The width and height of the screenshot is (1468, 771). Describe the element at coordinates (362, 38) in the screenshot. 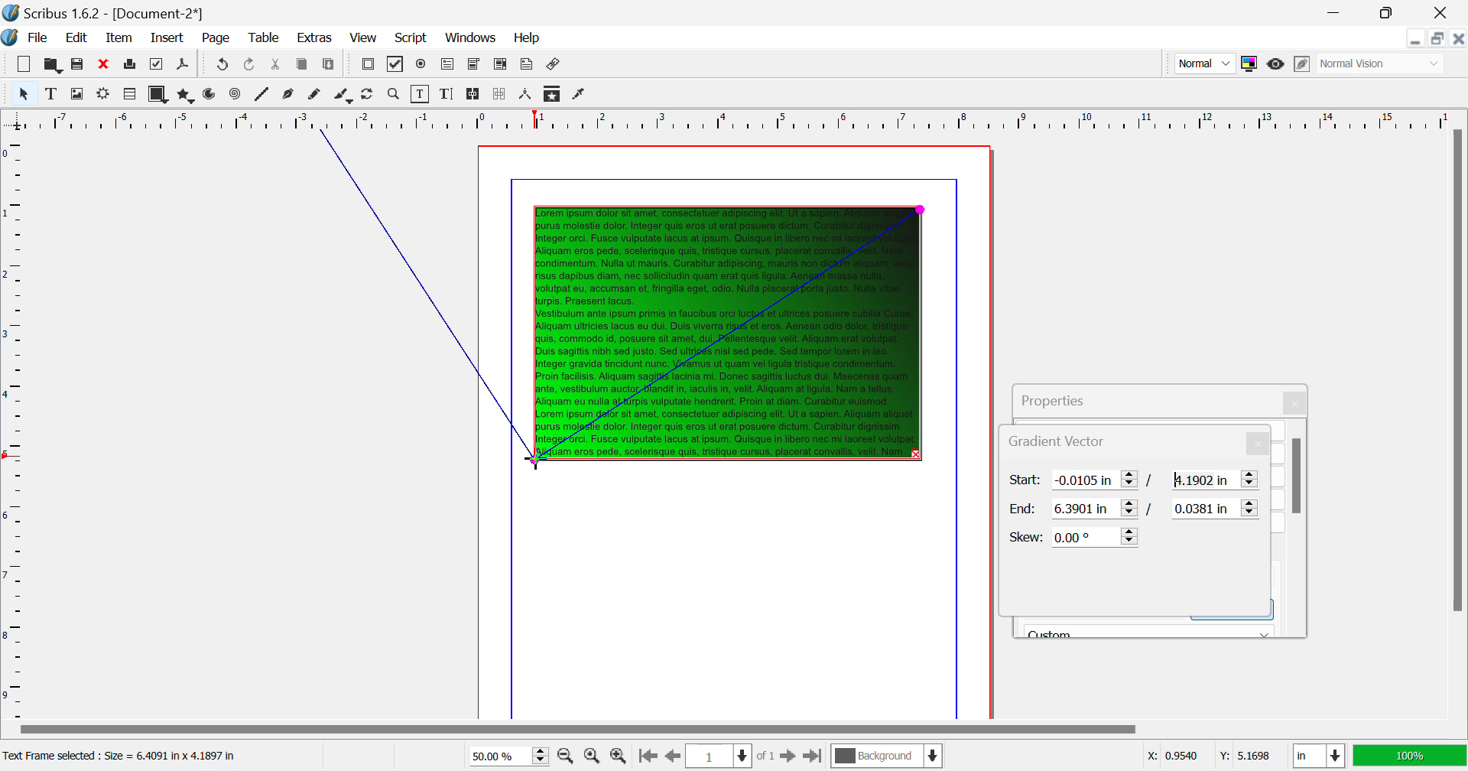

I see `View` at that location.